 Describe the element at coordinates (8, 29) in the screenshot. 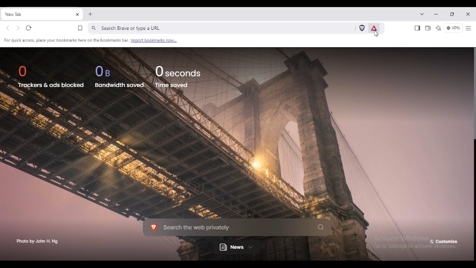

I see `go back` at that location.